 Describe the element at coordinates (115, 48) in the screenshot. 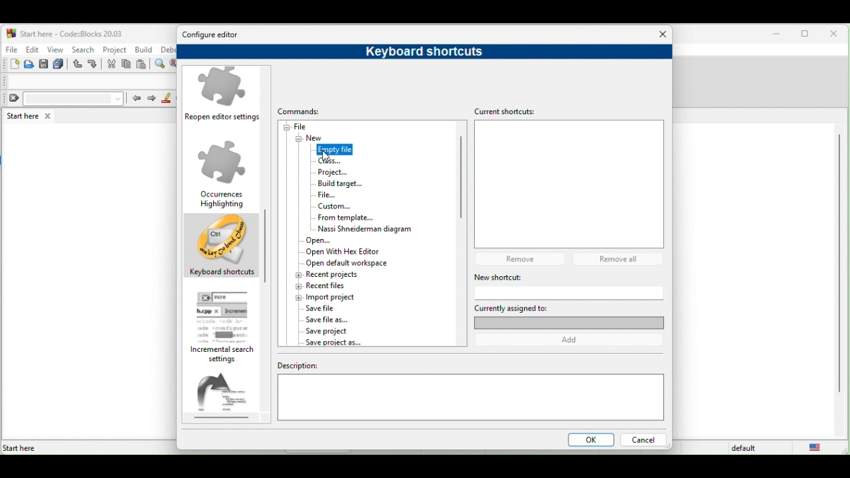

I see `project` at that location.